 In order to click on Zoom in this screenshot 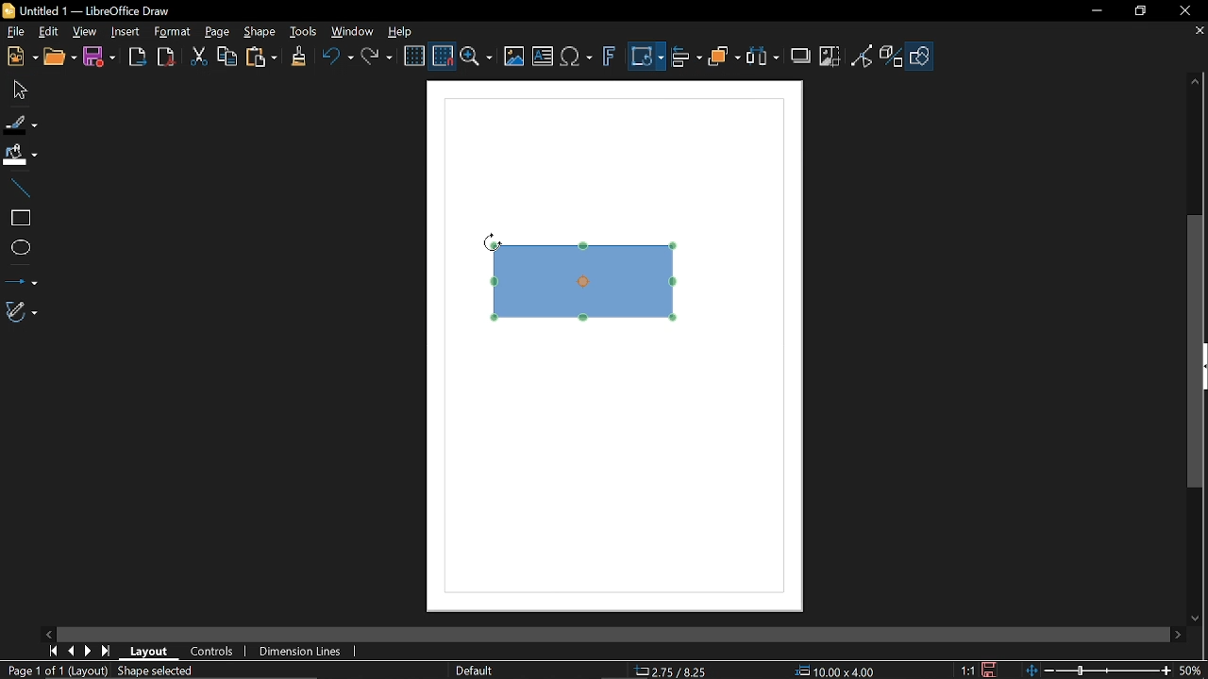, I will do `click(477, 58)`.